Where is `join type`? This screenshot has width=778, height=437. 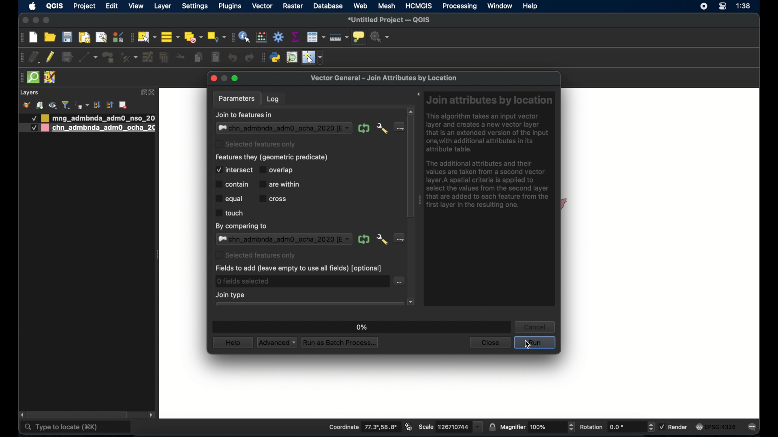 join type is located at coordinates (231, 295).